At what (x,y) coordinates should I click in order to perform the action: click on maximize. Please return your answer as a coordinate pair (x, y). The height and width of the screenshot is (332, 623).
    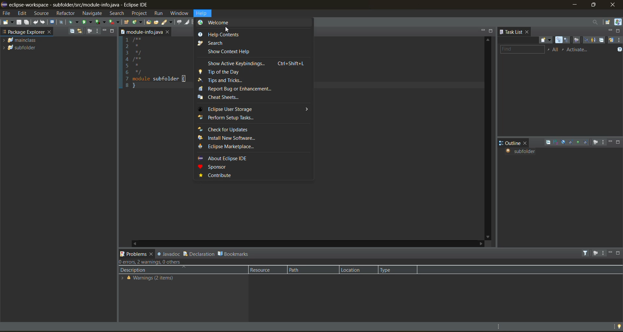
    Looking at the image, I should click on (619, 30).